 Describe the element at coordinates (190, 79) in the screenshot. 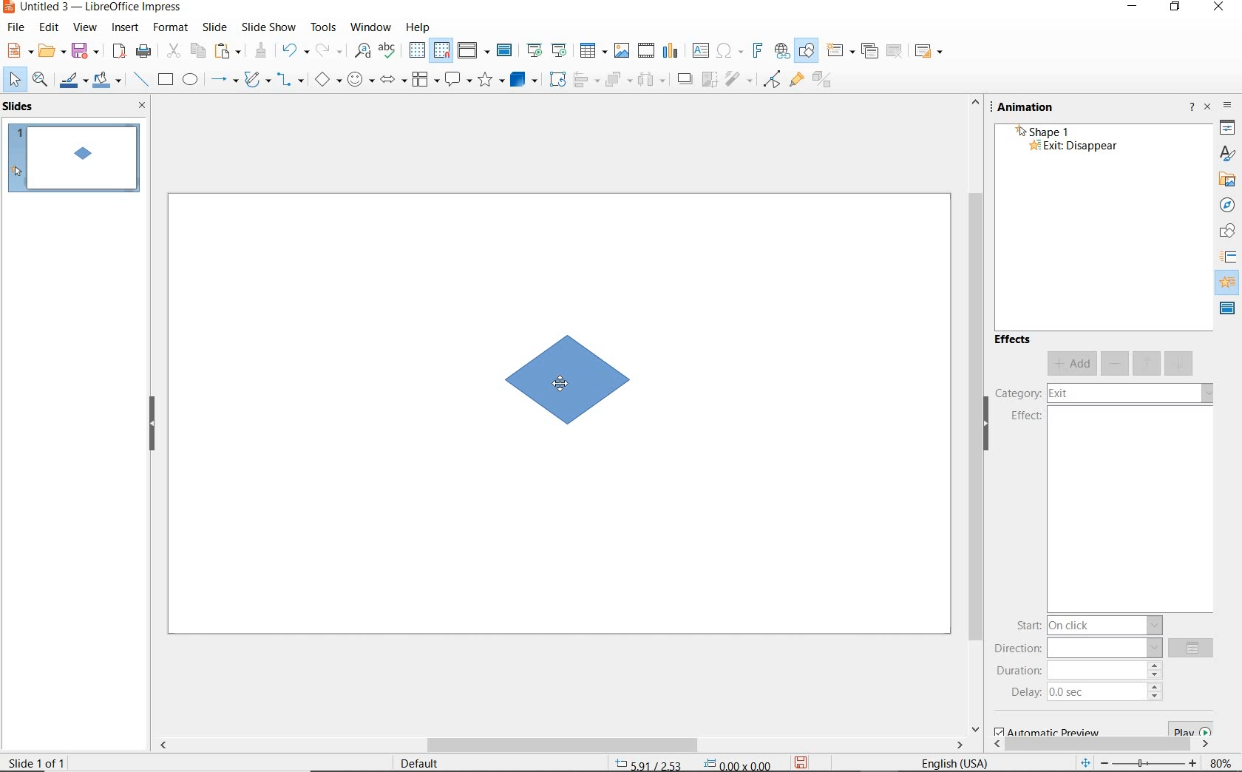

I see `ellipse` at that location.